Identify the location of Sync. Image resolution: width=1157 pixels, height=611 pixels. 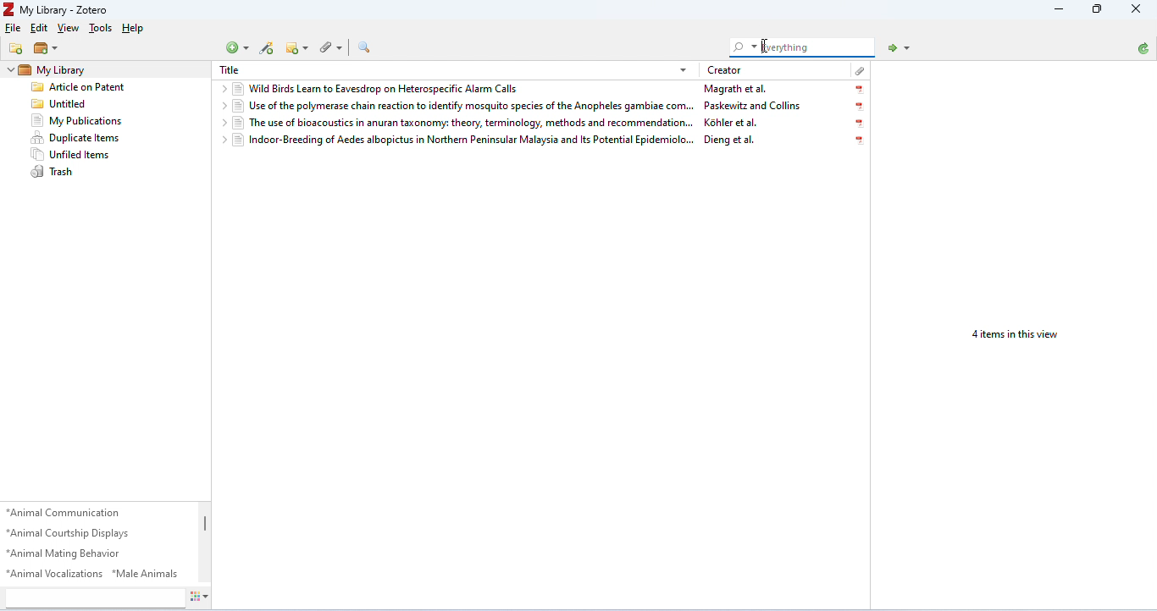
(1144, 49).